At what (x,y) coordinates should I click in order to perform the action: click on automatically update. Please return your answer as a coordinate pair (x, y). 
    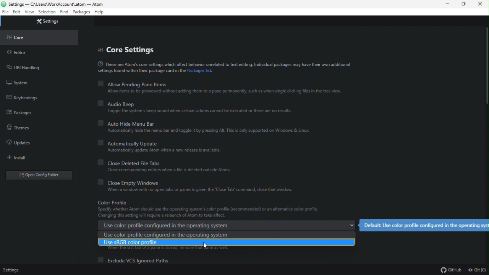
    Looking at the image, I should click on (164, 147).